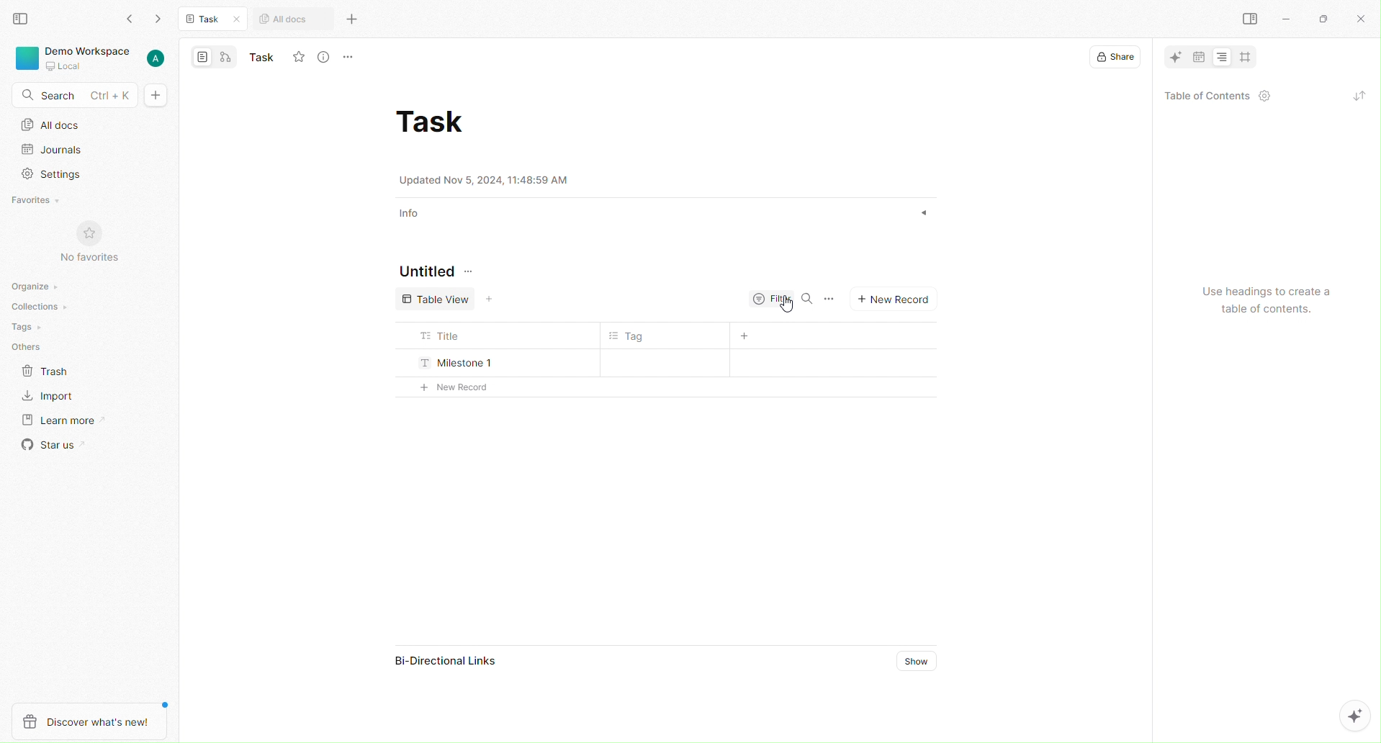 The height and width of the screenshot is (743, 1381). Describe the element at coordinates (50, 446) in the screenshot. I see `Star us` at that location.